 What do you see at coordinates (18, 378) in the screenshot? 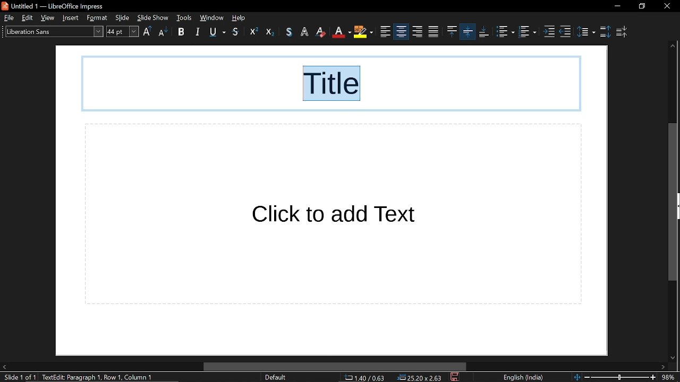
I see `slide 1 of 1` at bounding box center [18, 378].